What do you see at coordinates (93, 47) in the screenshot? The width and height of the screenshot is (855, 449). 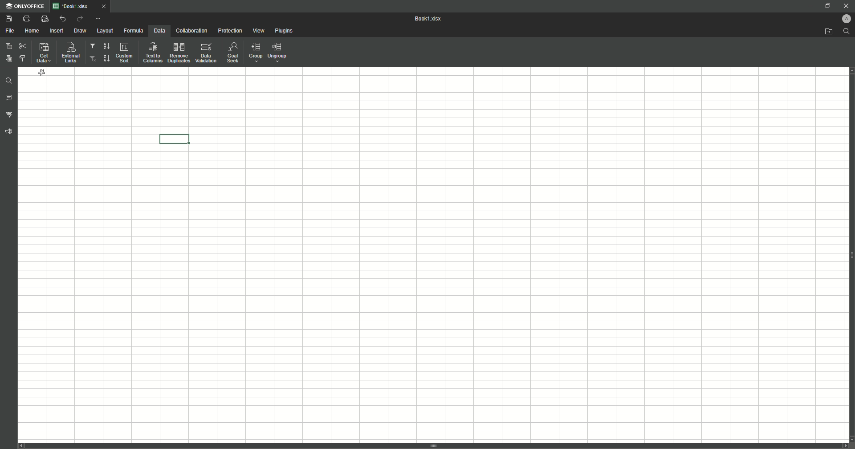 I see `Filter` at bounding box center [93, 47].